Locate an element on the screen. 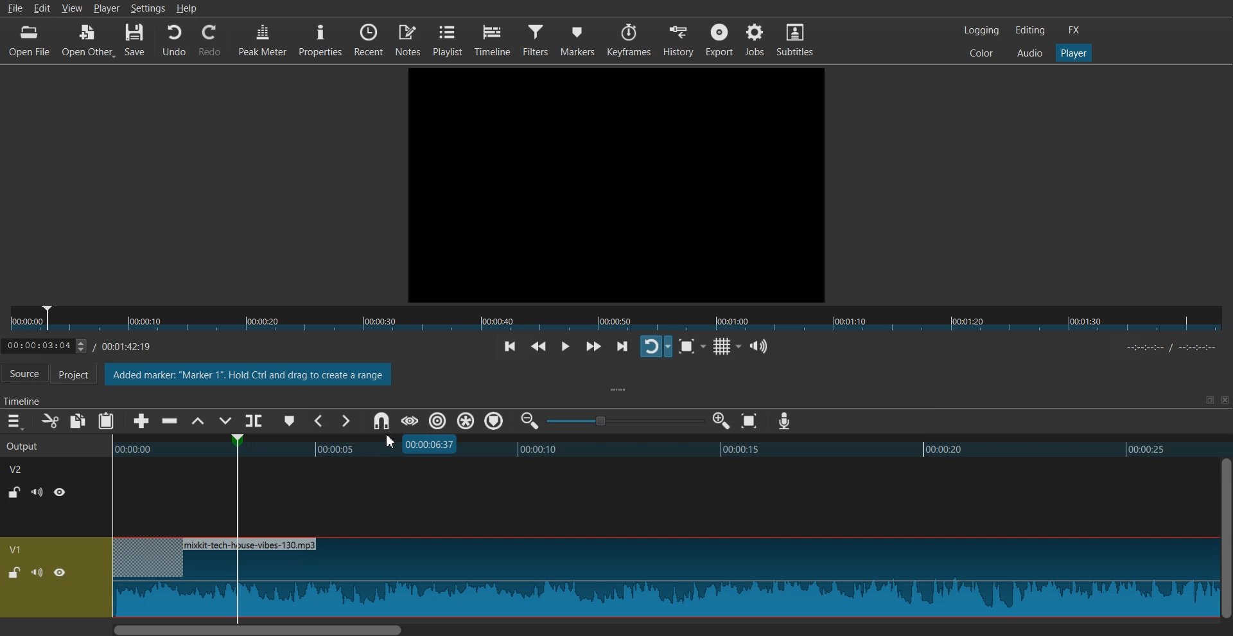 The width and height of the screenshot is (1233, 636). Add marker is located at coordinates (290, 421).